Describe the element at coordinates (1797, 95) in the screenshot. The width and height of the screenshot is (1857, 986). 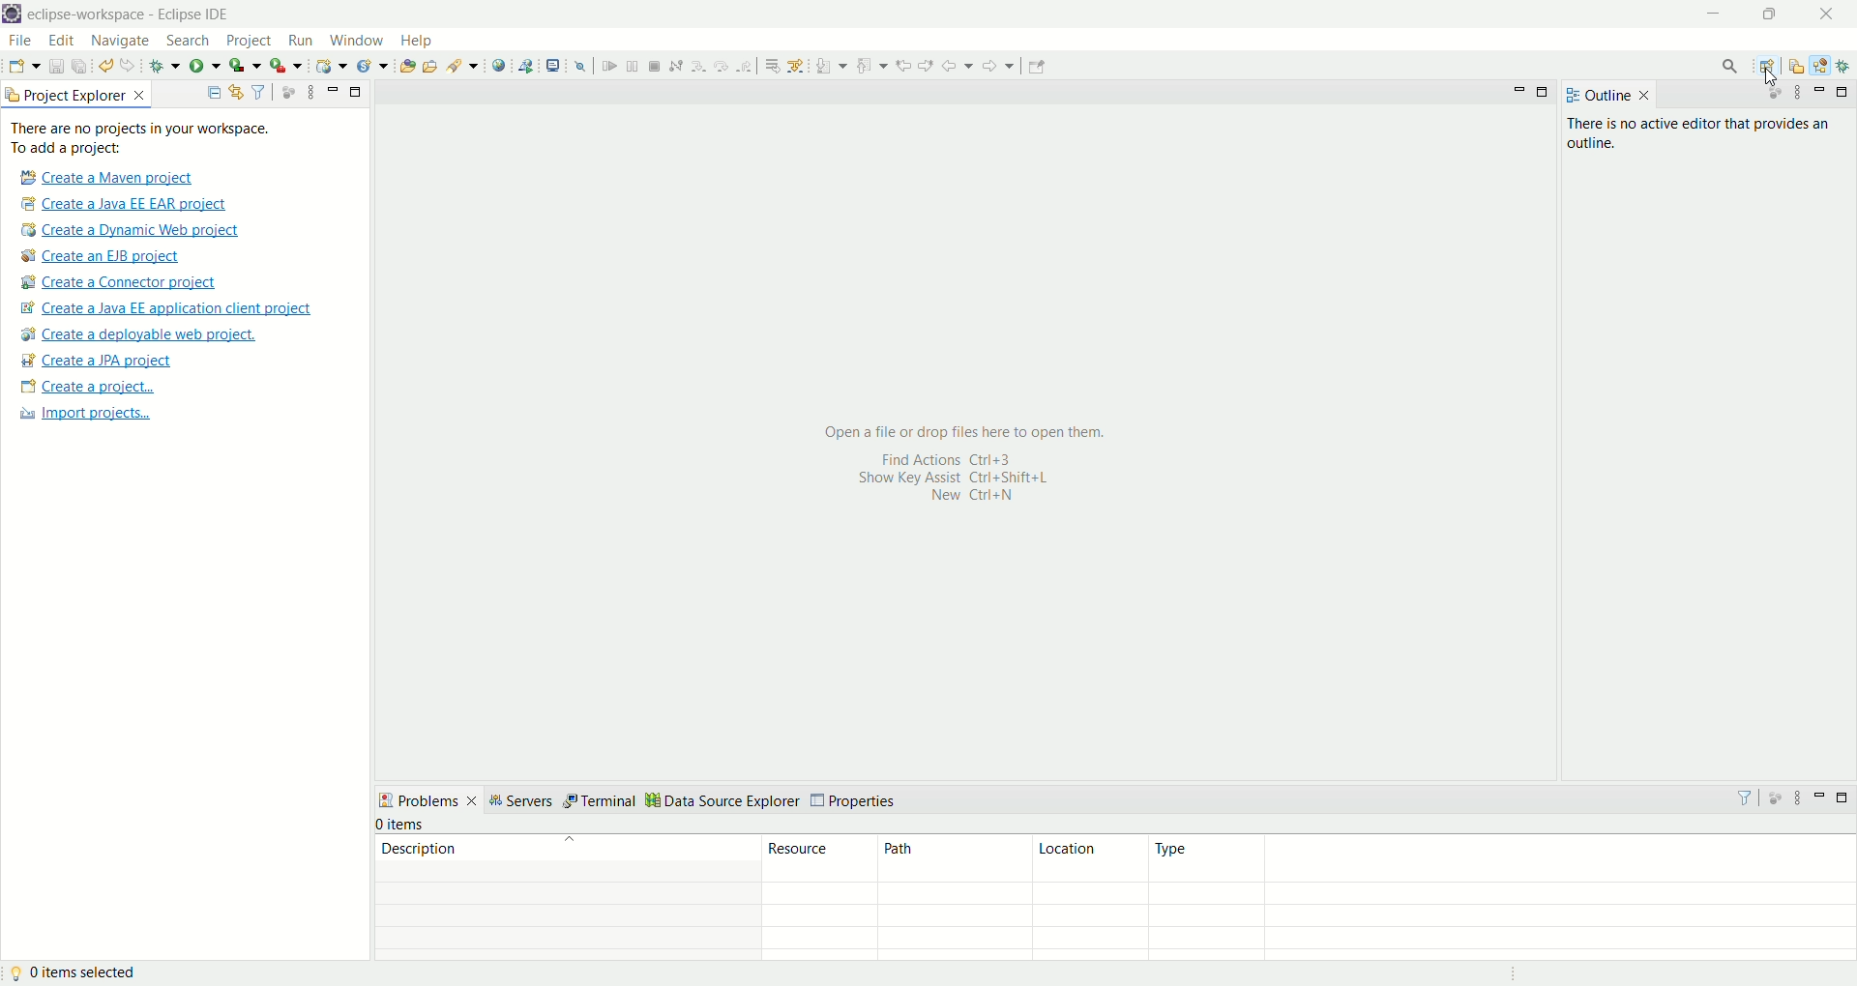
I see `view menu` at that location.